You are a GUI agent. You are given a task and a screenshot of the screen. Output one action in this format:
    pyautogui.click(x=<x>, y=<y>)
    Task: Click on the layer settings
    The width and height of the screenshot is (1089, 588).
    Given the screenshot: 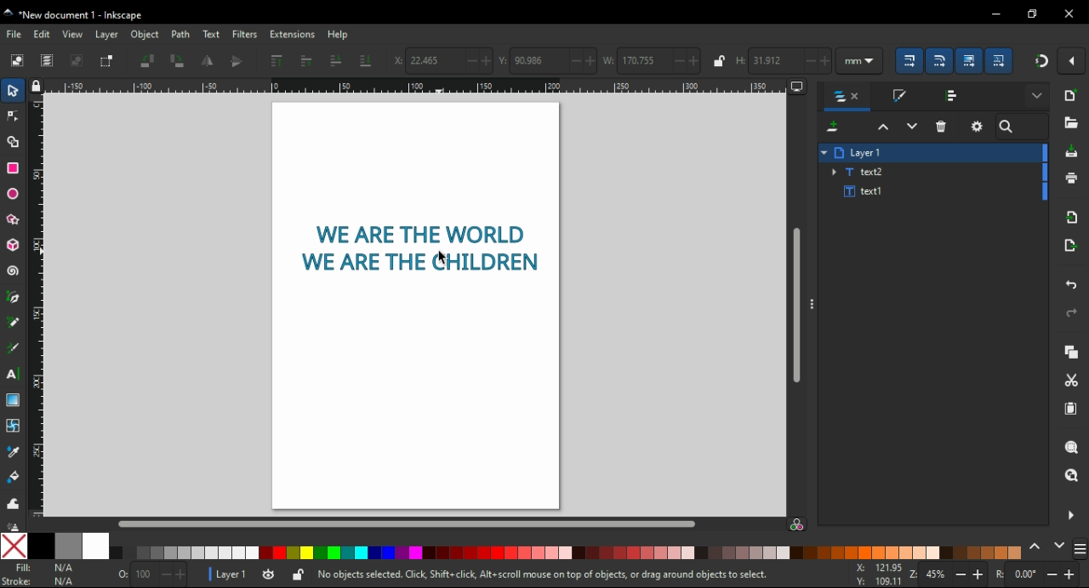 What is the action you would take?
    pyautogui.click(x=978, y=126)
    